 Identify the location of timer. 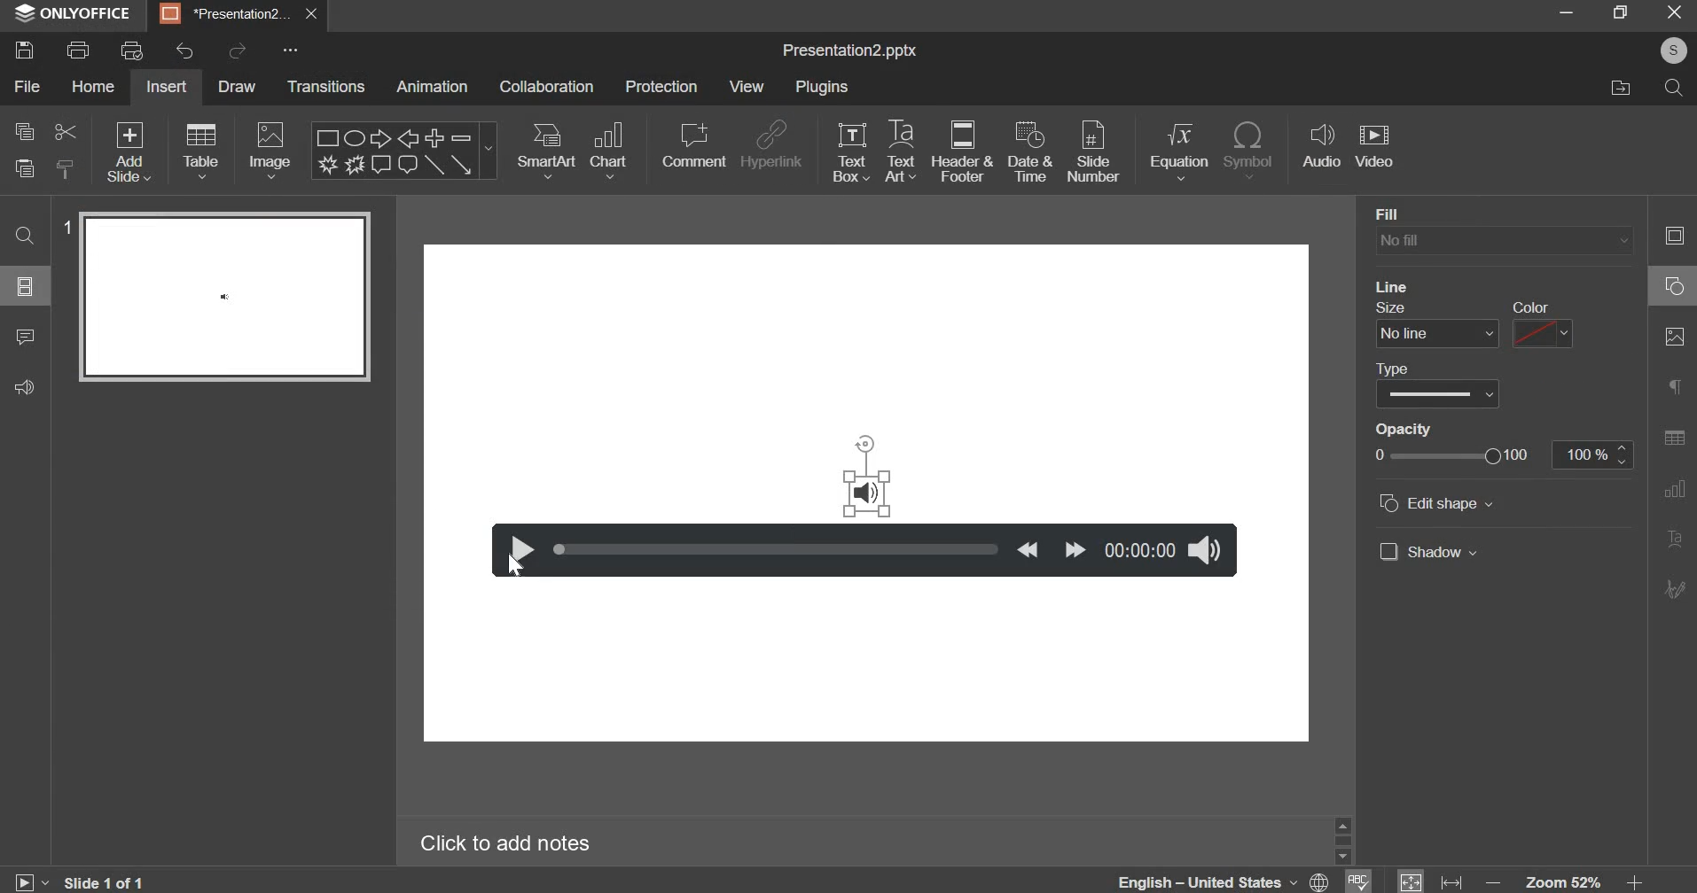
(1141, 549).